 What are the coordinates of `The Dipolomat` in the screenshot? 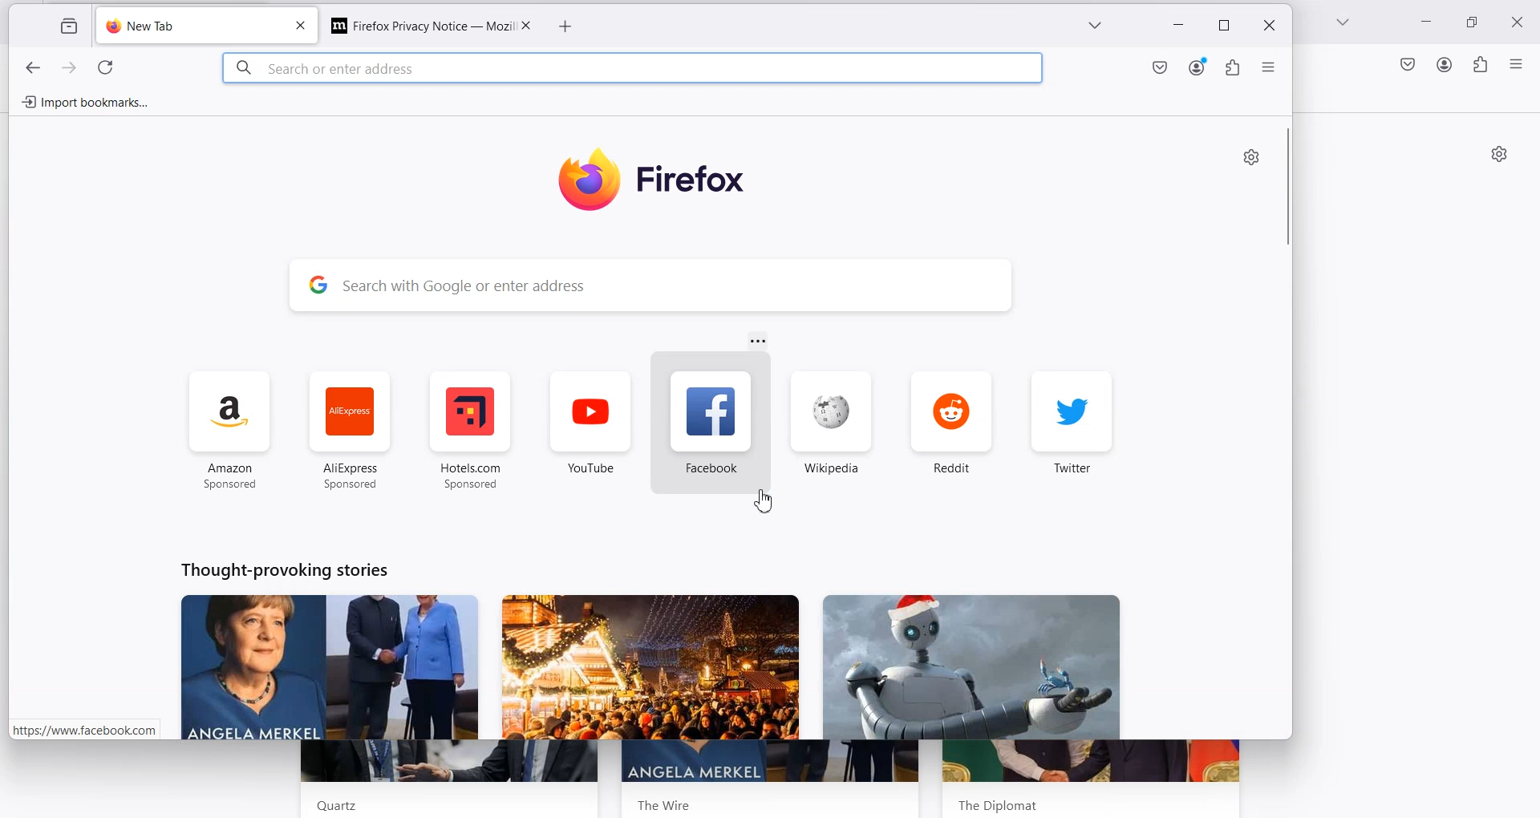 It's located at (993, 802).